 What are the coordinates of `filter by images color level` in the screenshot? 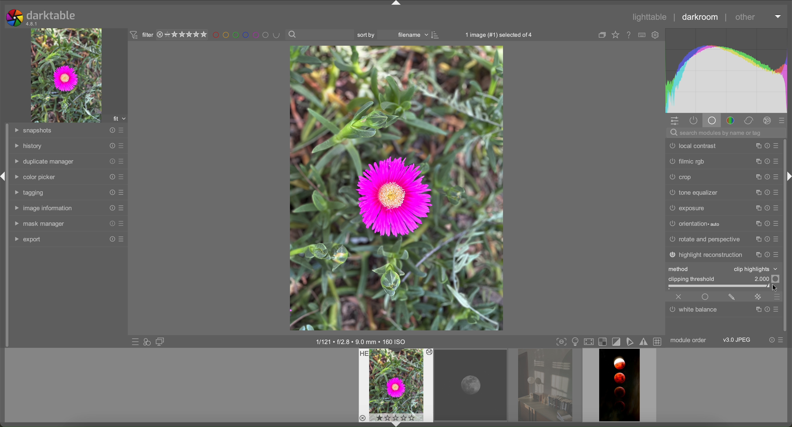 It's located at (247, 35).